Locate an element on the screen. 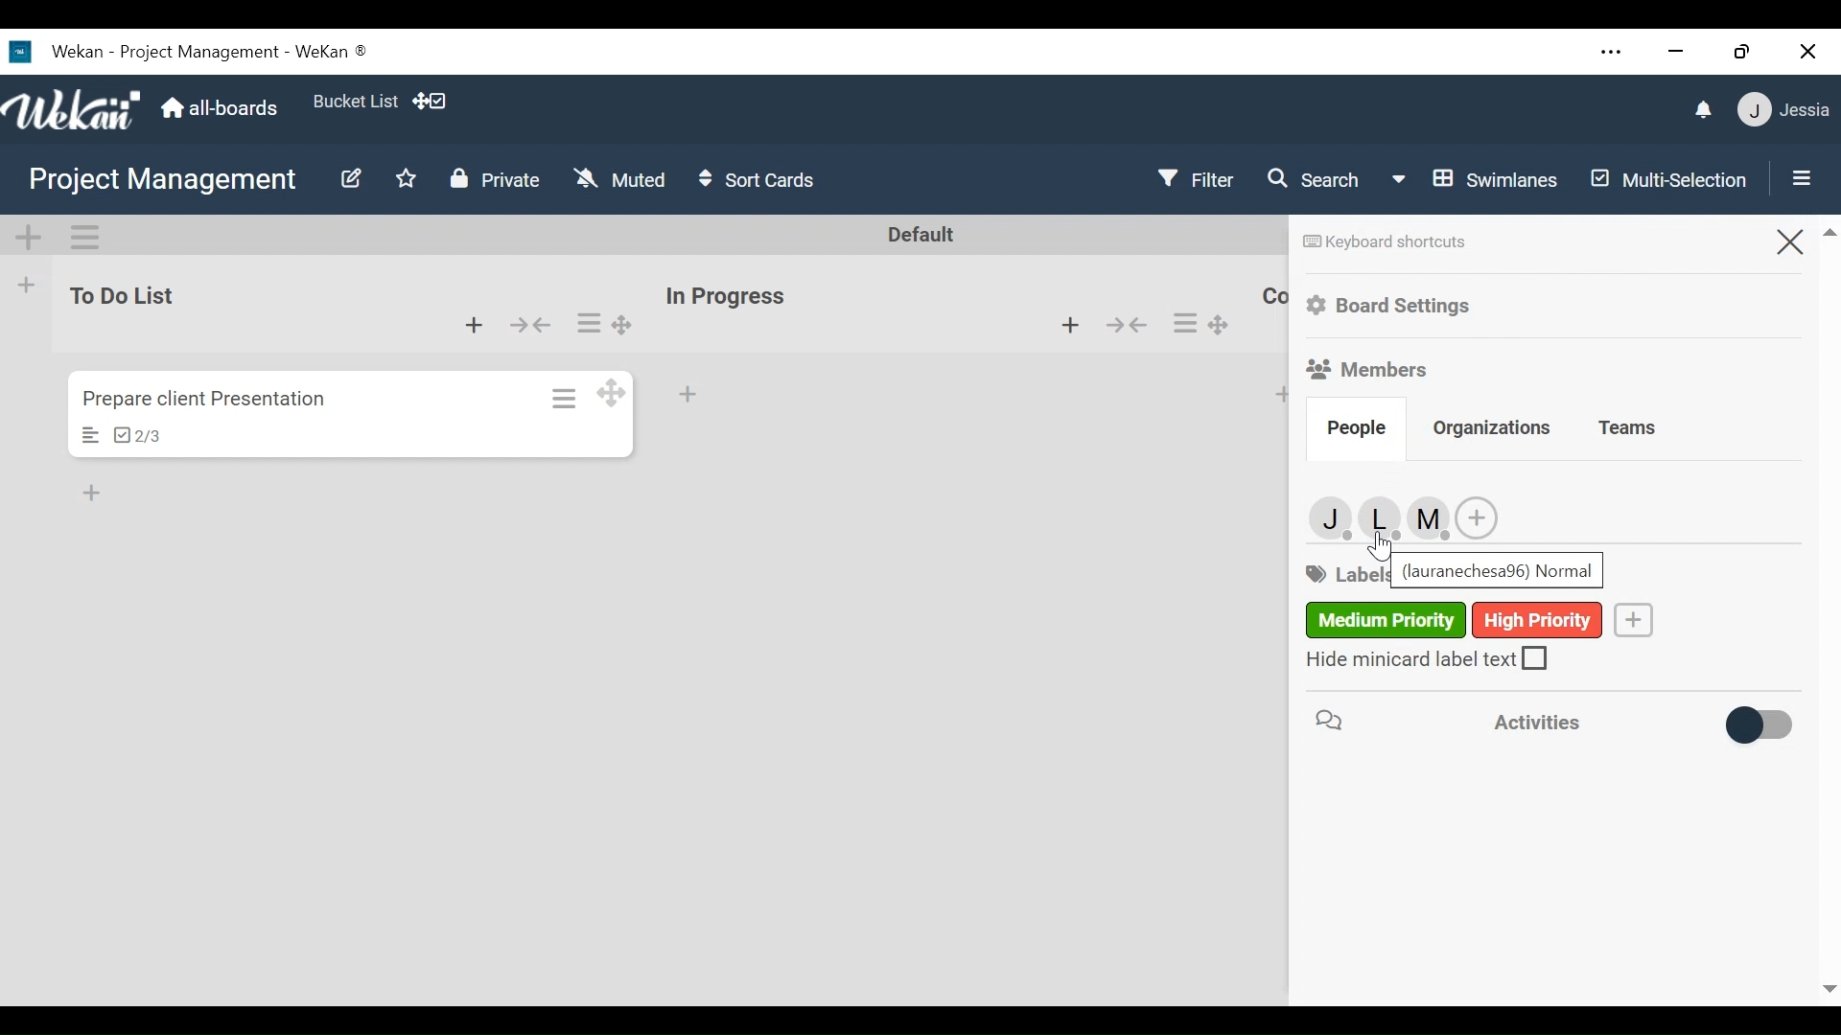  List actions is located at coordinates (589, 322).